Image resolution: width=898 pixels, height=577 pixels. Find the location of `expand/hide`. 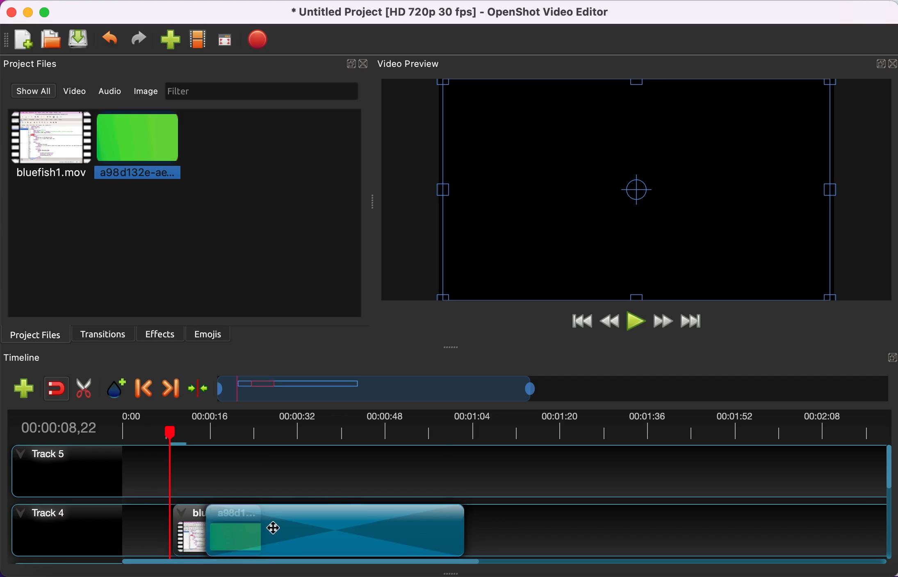

expand/hide is located at coordinates (349, 64).